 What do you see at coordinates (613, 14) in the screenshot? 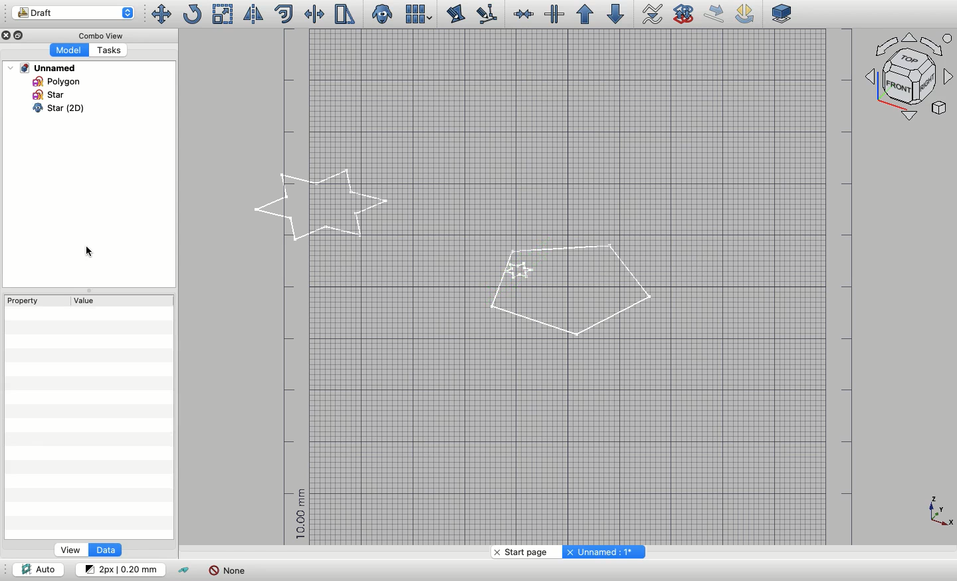
I see `Downgrade` at bounding box center [613, 14].